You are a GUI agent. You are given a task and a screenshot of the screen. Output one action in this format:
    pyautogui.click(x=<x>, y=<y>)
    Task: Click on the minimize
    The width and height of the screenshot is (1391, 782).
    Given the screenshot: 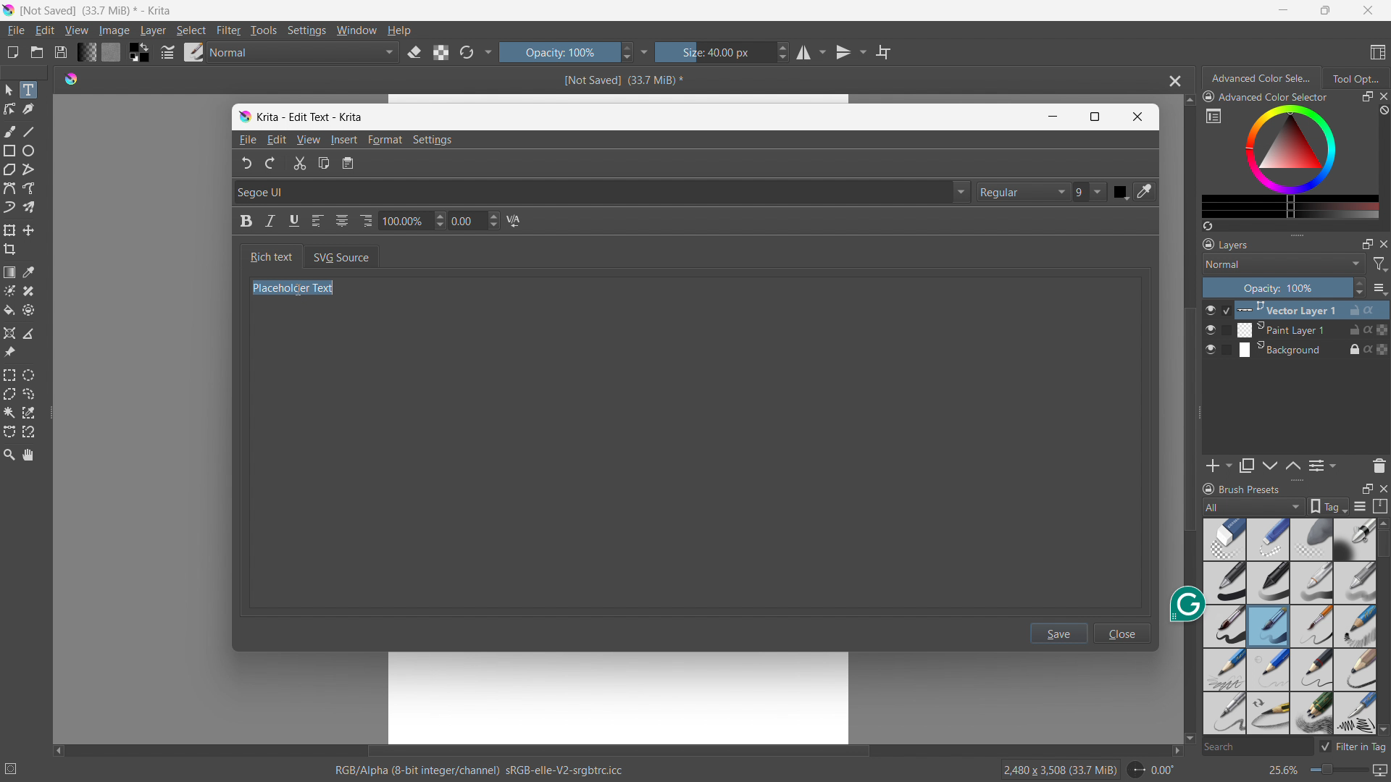 What is the action you would take?
    pyautogui.click(x=1284, y=9)
    